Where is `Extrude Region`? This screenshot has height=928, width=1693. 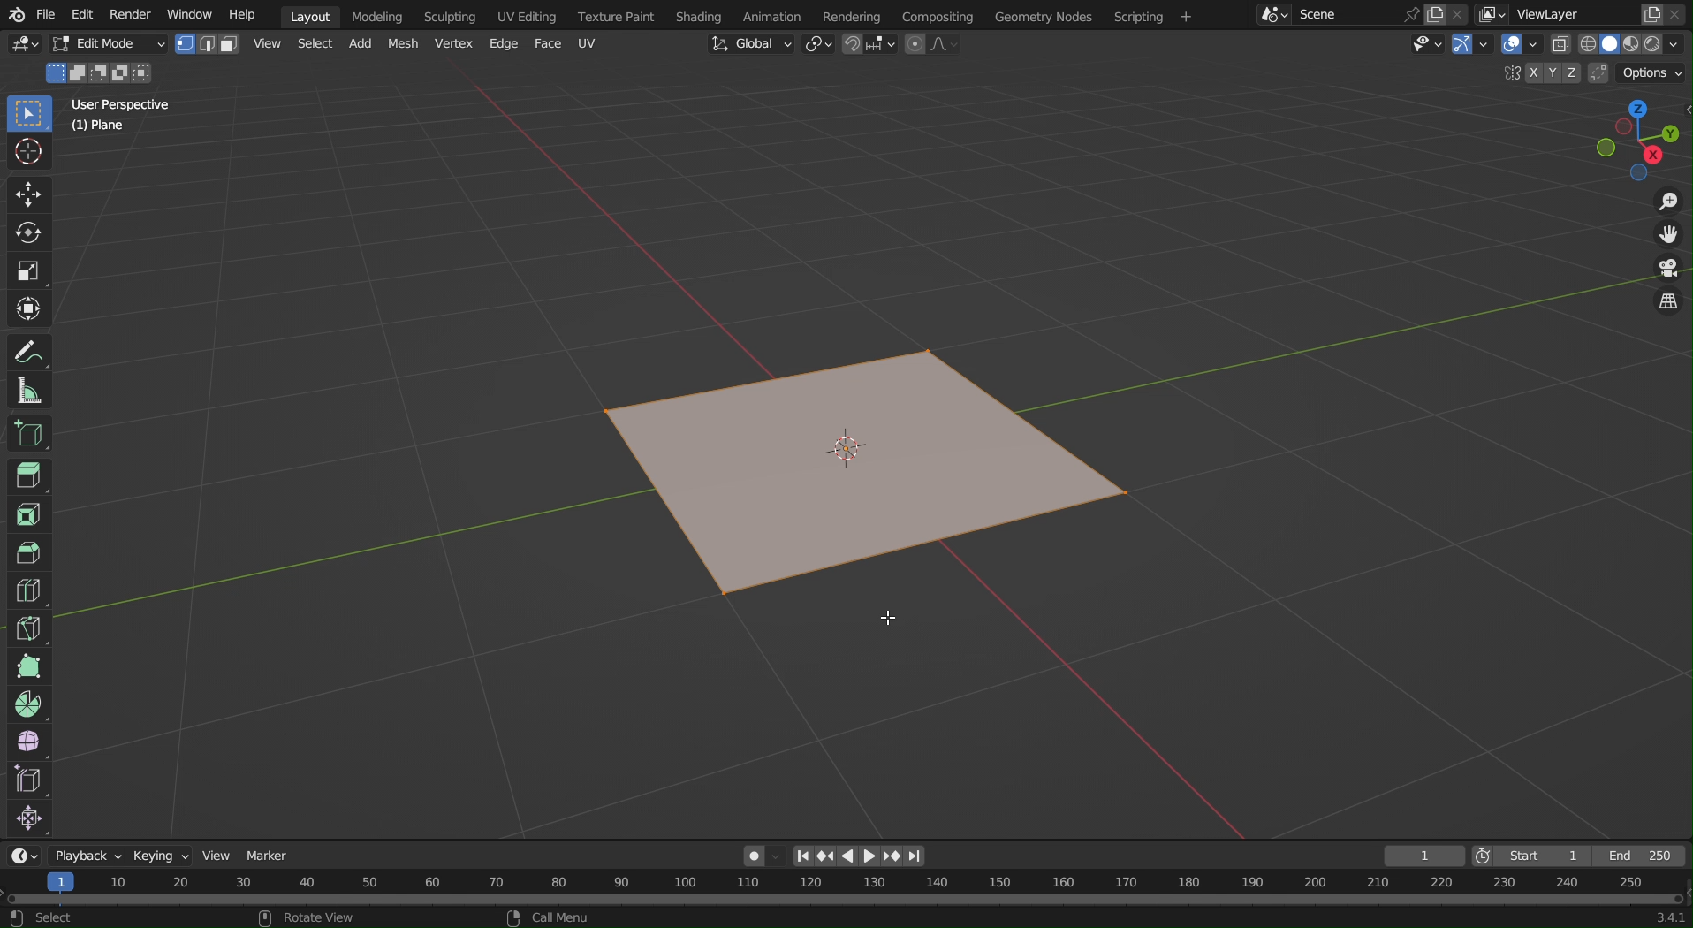
Extrude Region is located at coordinates (31, 478).